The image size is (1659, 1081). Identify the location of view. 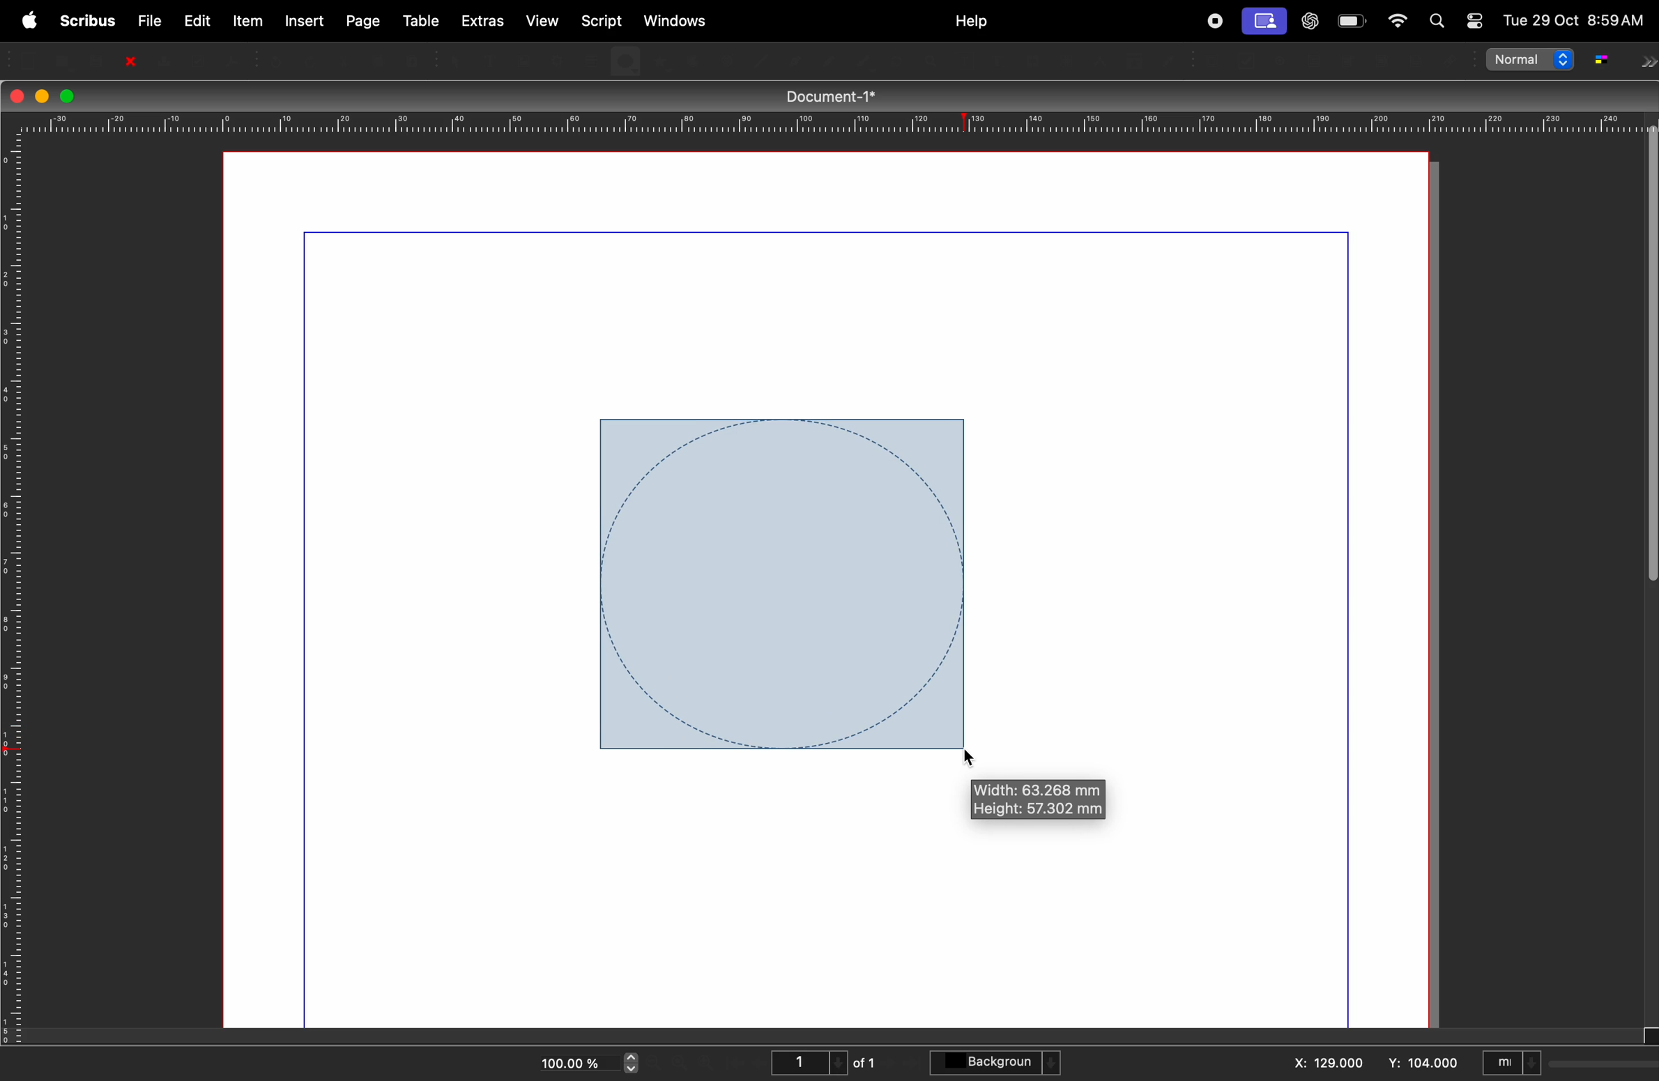
(546, 22).